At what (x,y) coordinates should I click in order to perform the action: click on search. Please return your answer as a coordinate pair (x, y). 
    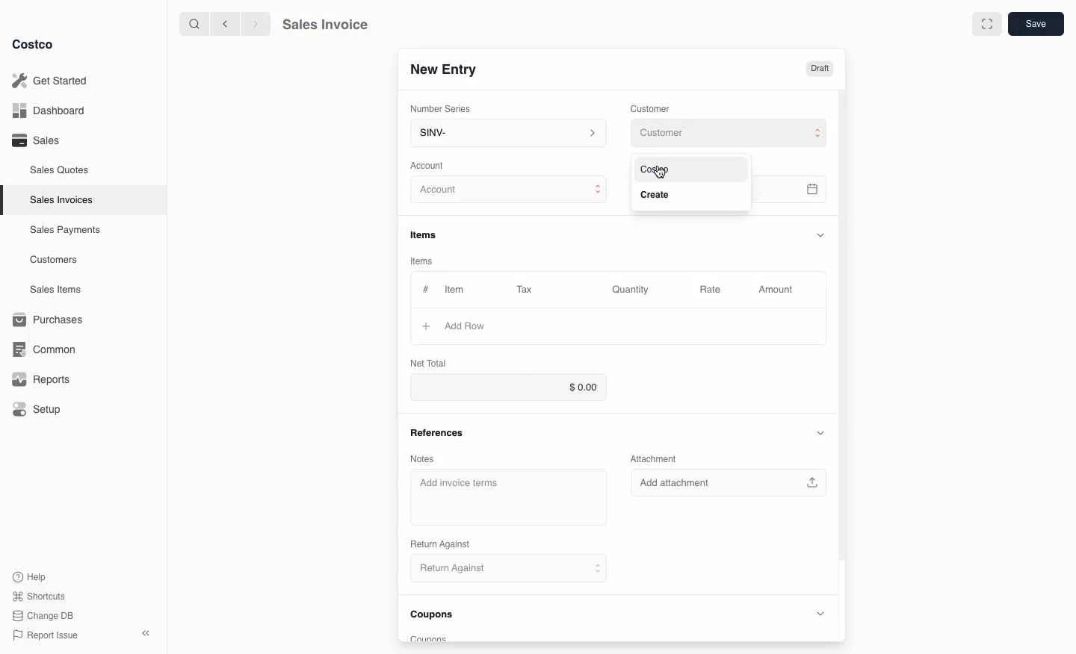
    Looking at the image, I should click on (191, 23).